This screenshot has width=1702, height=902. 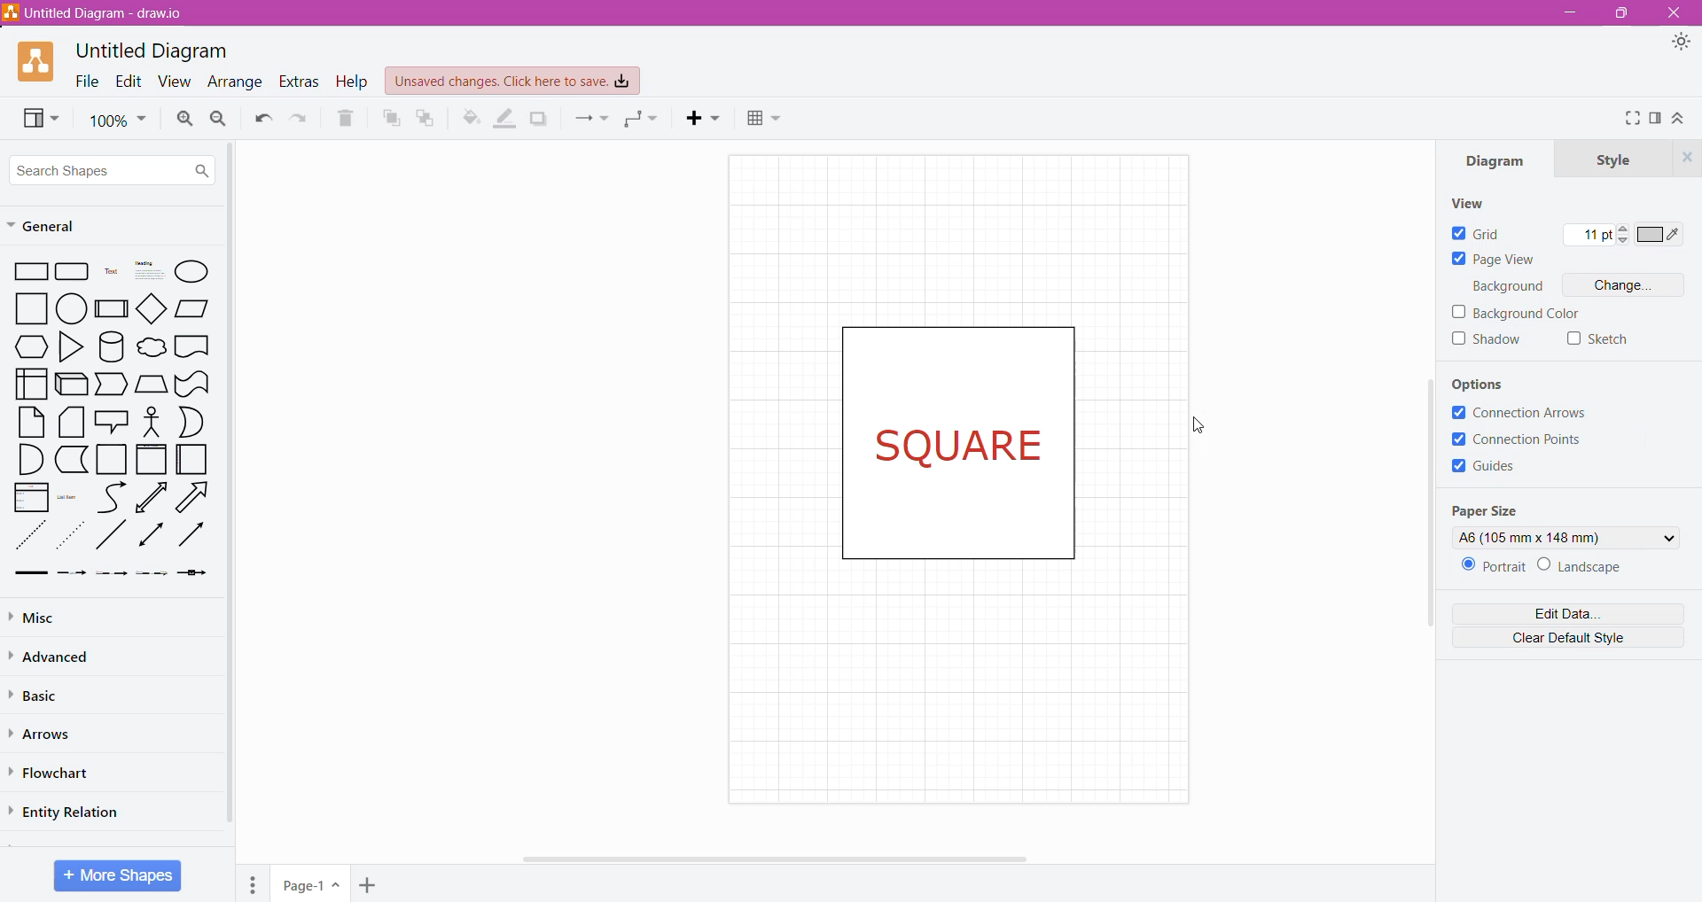 I want to click on hexagon, so click(x=30, y=346).